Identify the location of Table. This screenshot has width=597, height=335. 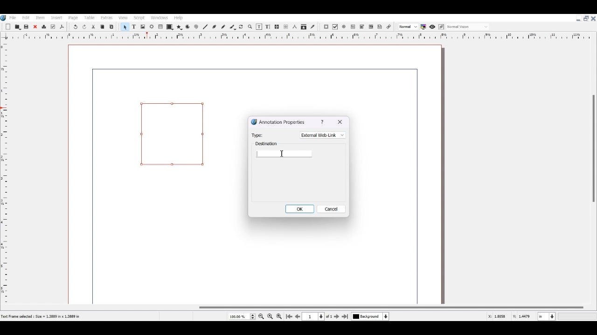
(161, 27).